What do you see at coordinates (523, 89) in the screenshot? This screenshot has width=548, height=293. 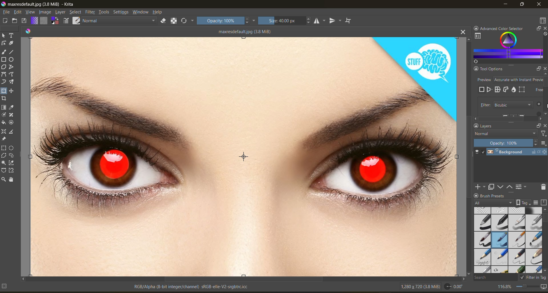 I see `mesh` at bounding box center [523, 89].